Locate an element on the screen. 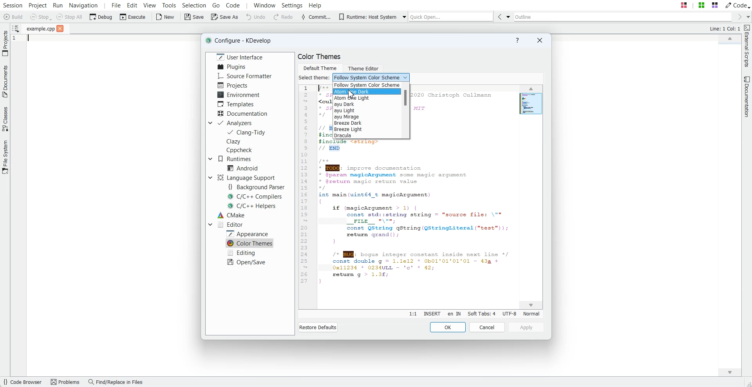 This screenshot has width=752, height=387. ayu Mirage is located at coordinates (367, 117).